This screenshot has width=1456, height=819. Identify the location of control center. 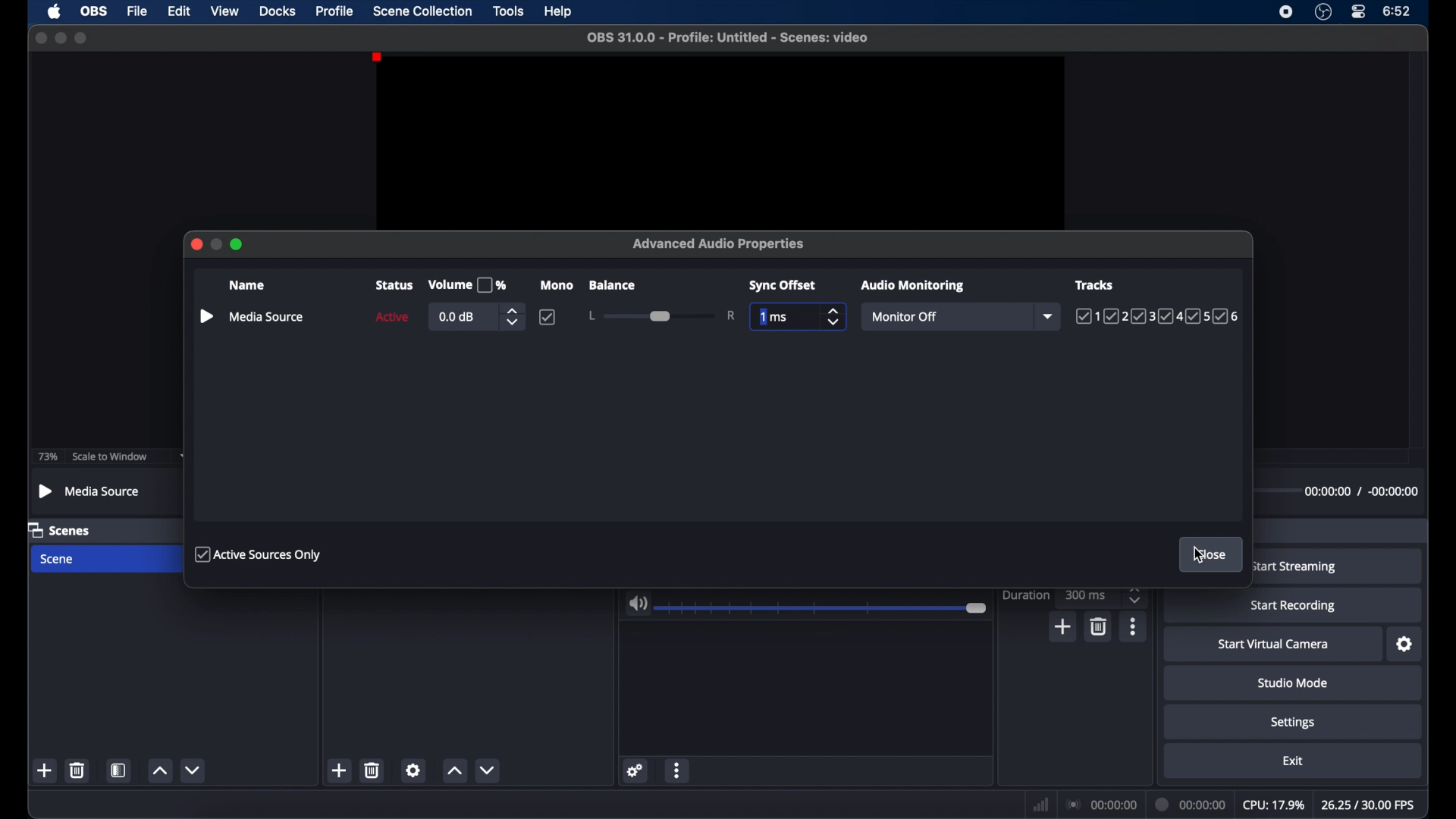
(1357, 12).